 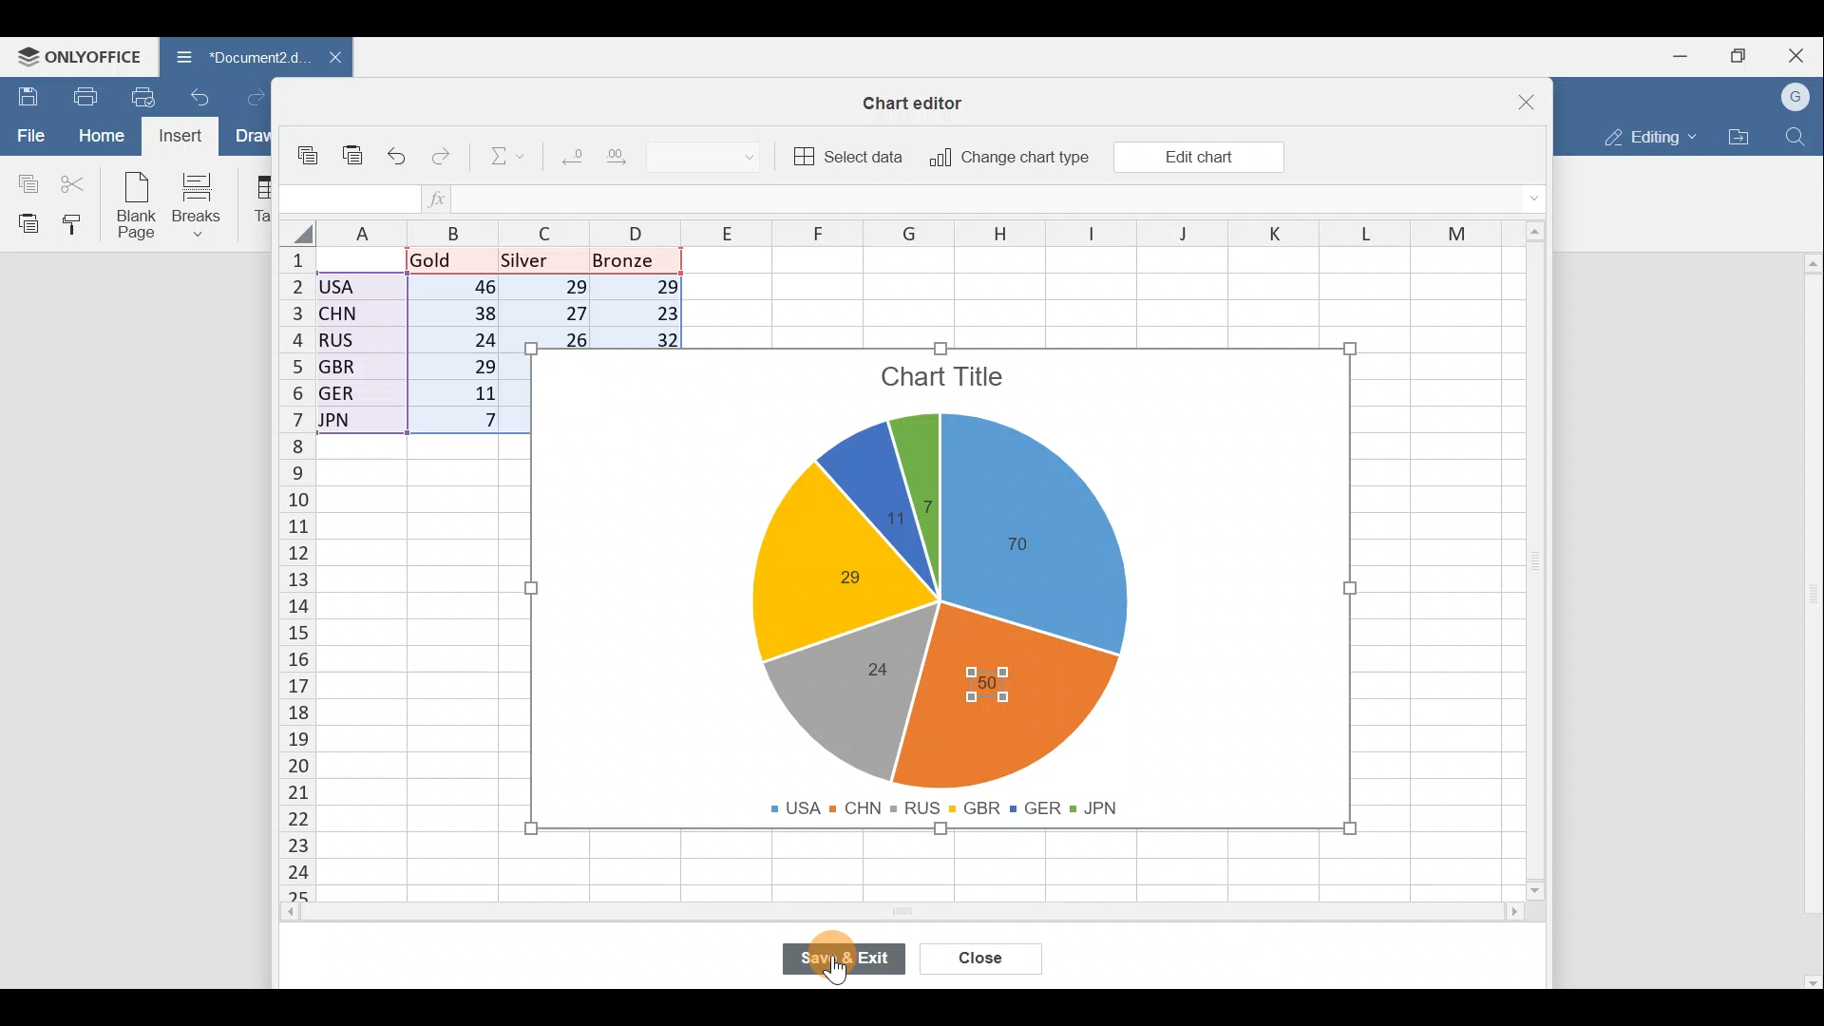 What do you see at coordinates (443, 161) in the screenshot?
I see `Redo` at bounding box center [443, 161].